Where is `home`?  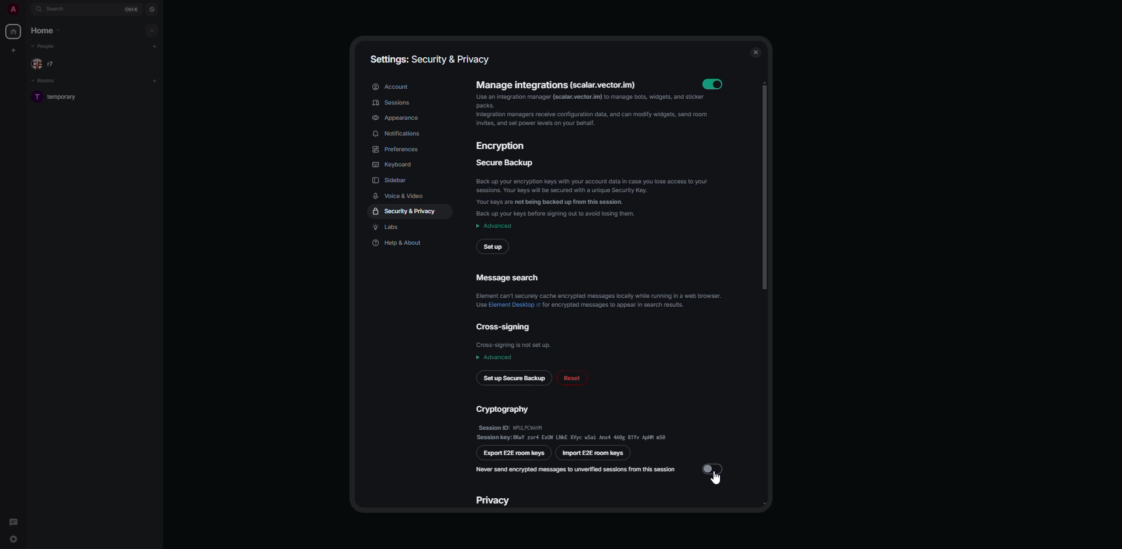
home is located at coordinates (13, 33).